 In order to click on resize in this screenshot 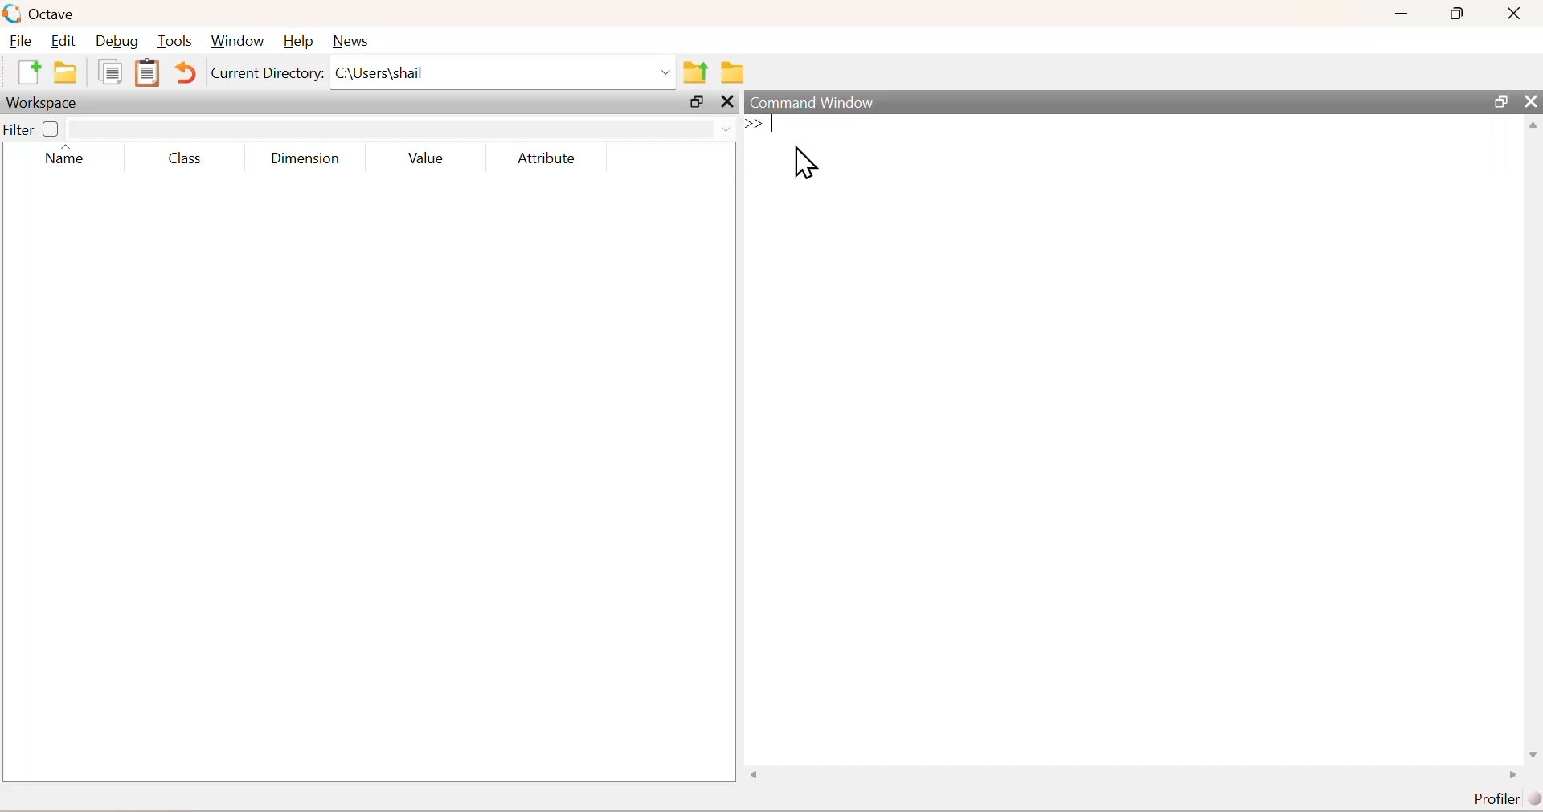, I will do `click(1499, 101)`.